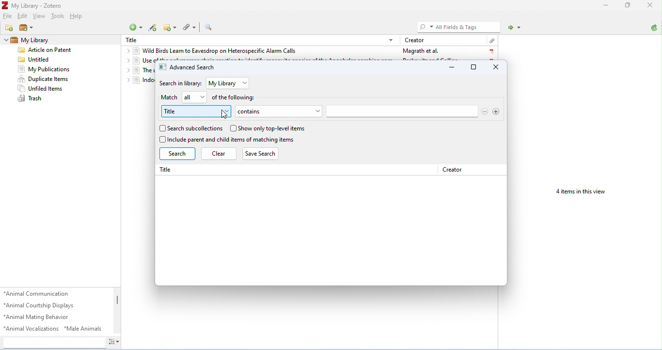  I want to click on add search option, so click(496, 111).